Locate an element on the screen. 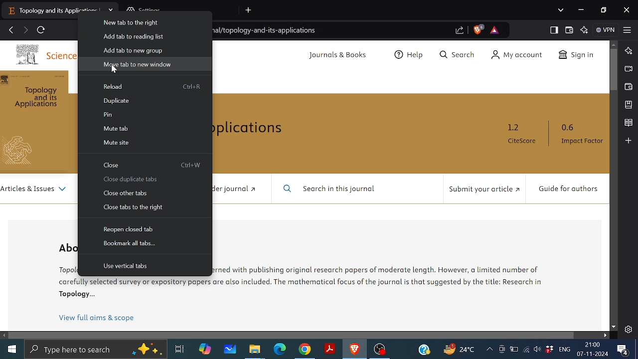 The height and width of the screenshot is (359, 638). i
Citescore. is located at coordinates (522, 135).